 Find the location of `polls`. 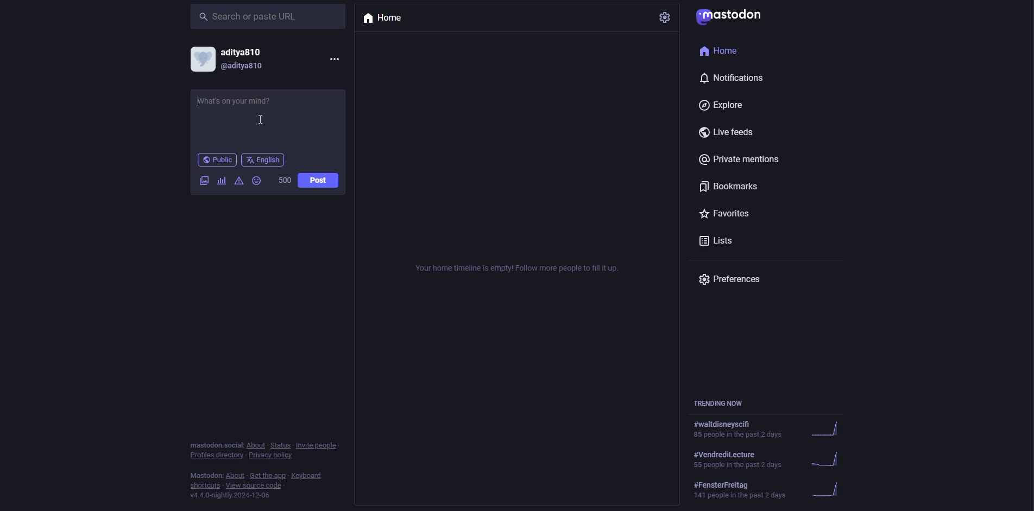

polls is located at coordinates (222, 181).